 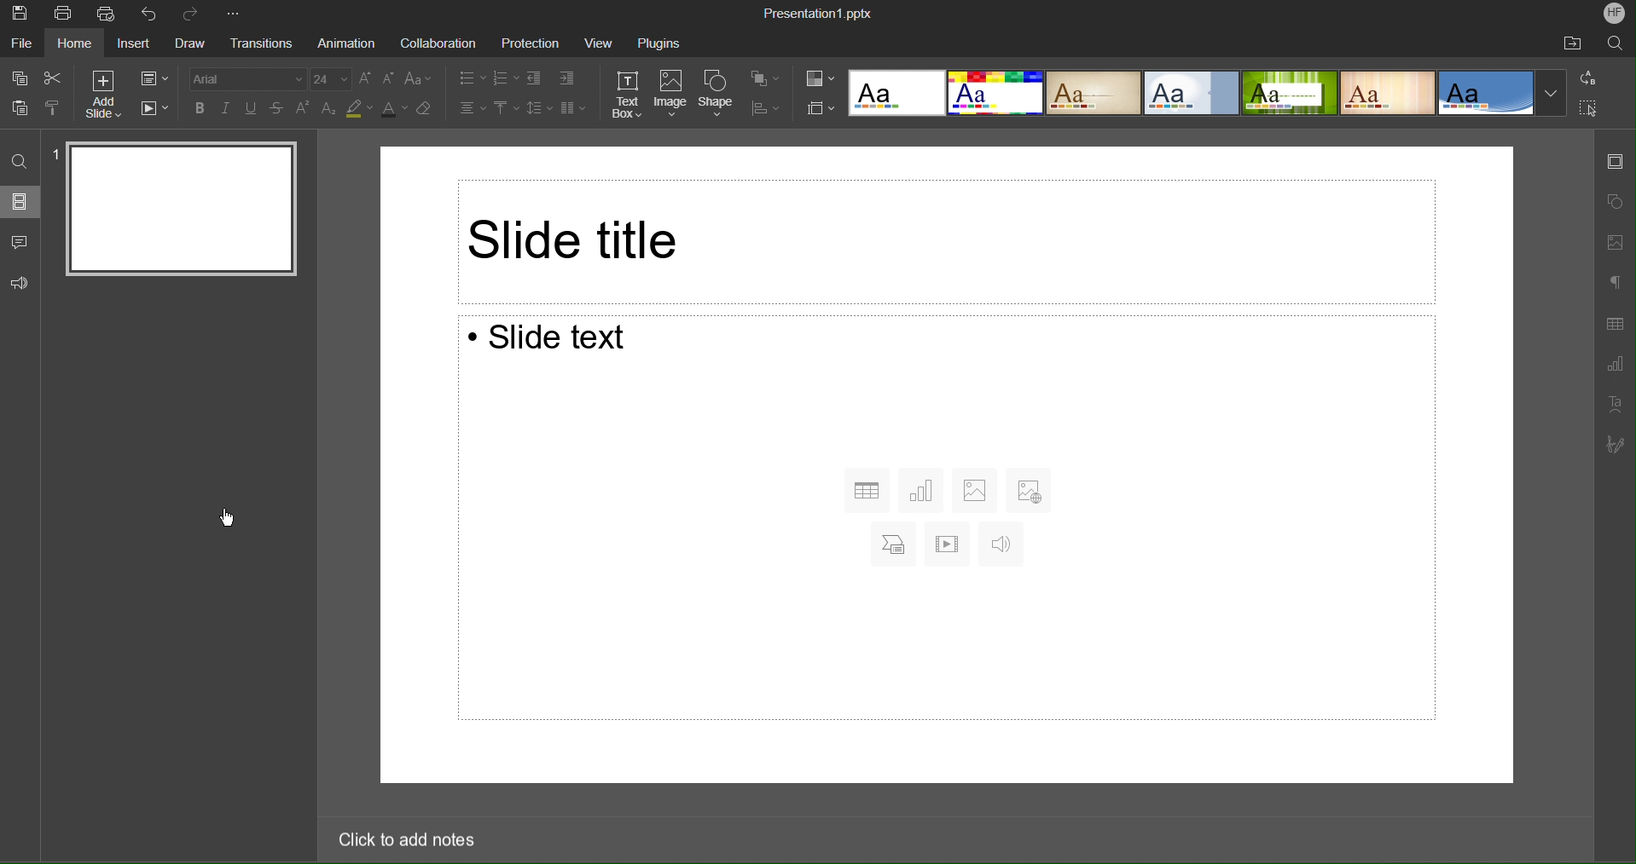 I want to click on Slide 1, so click(x=183, y=205).